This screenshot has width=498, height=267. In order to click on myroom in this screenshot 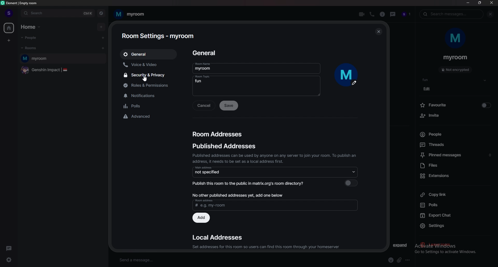, I will do `click(63, 59)`.